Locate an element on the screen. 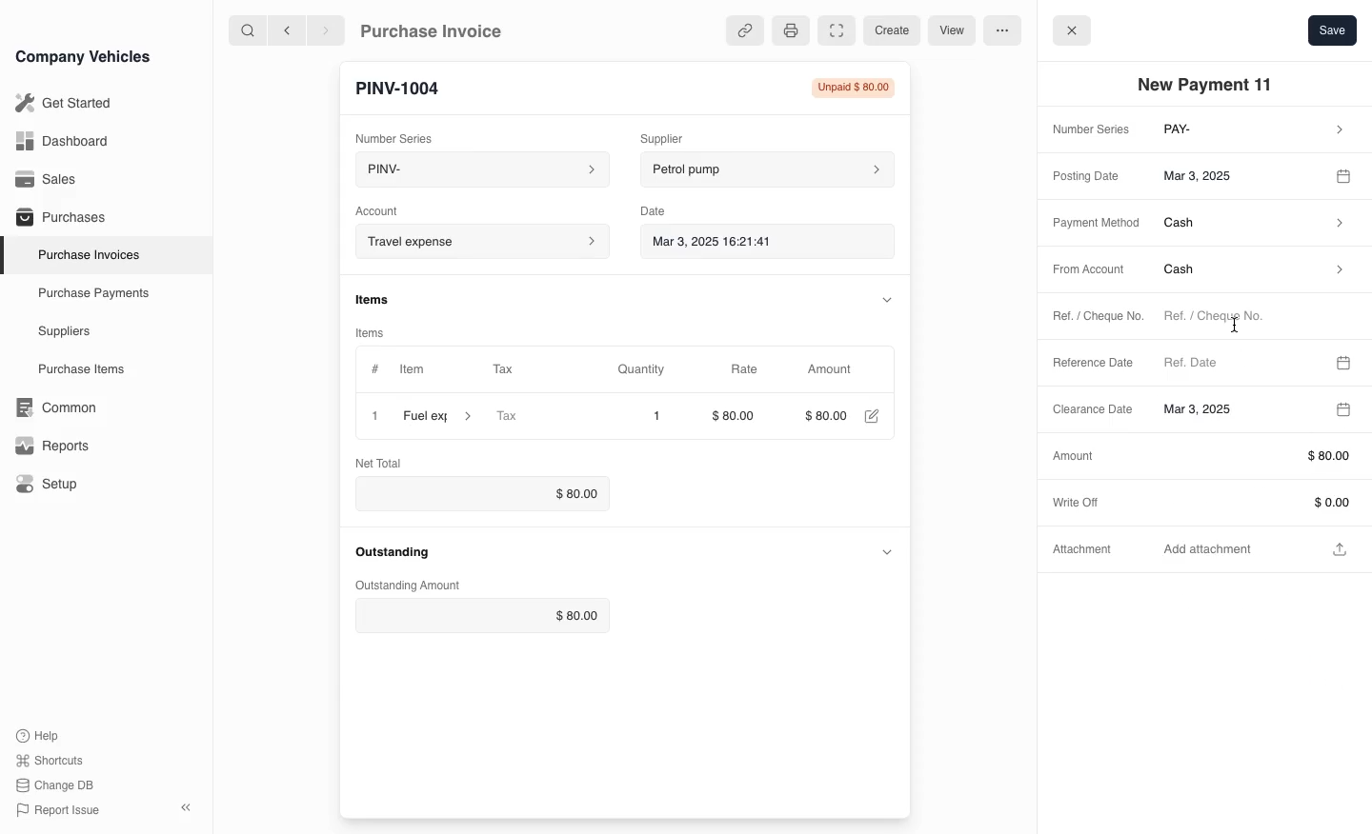 The width and height of the screenshot is (1372, 834). $0.00 is located at coordinates (476, 493).